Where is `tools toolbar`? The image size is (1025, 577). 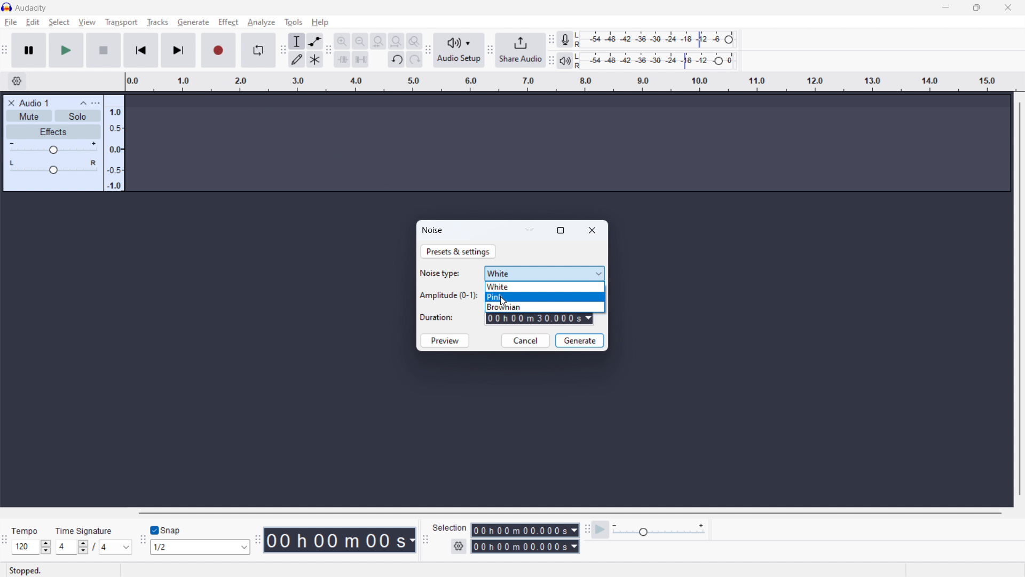 tools toolbar is located at coordinates (282, 50).